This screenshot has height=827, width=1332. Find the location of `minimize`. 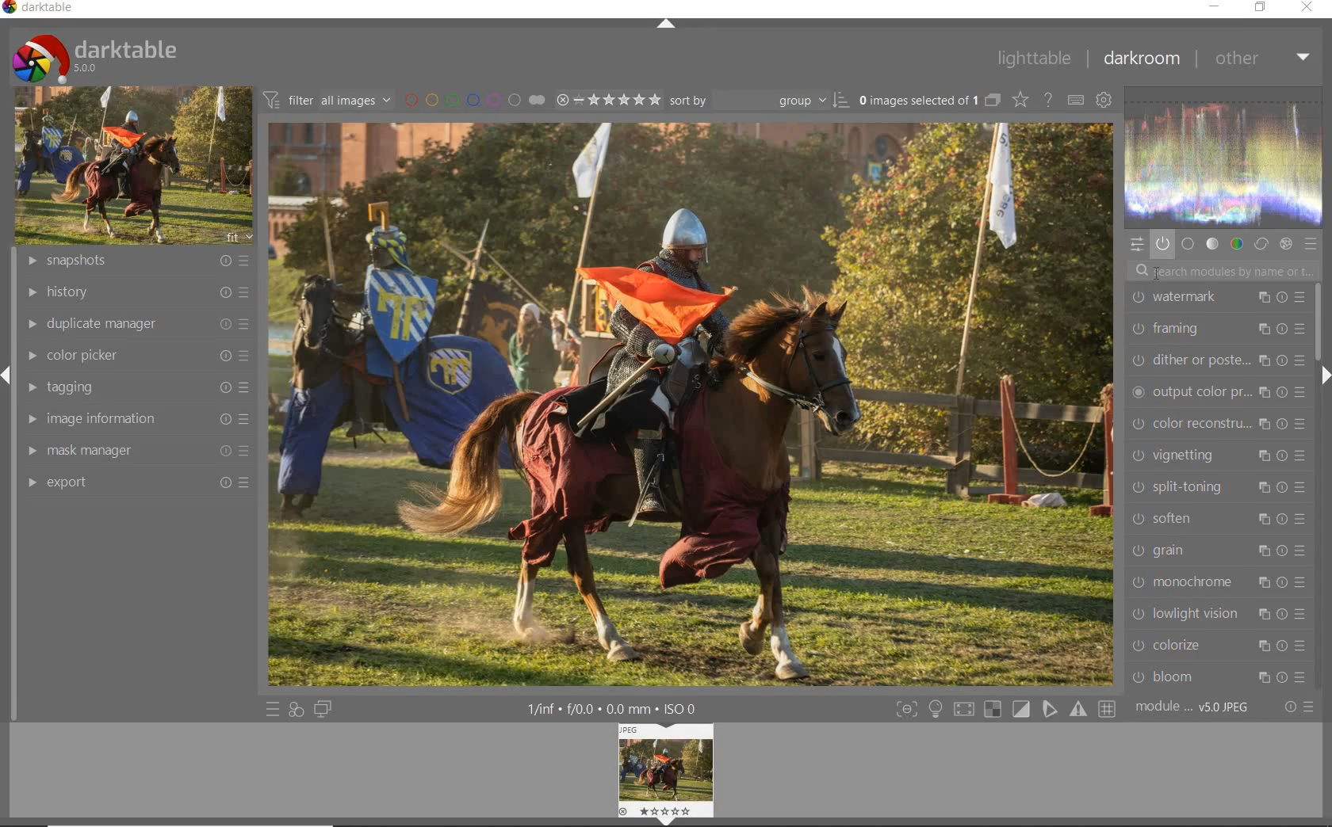

minimize is located at coordinates (1216, 8).